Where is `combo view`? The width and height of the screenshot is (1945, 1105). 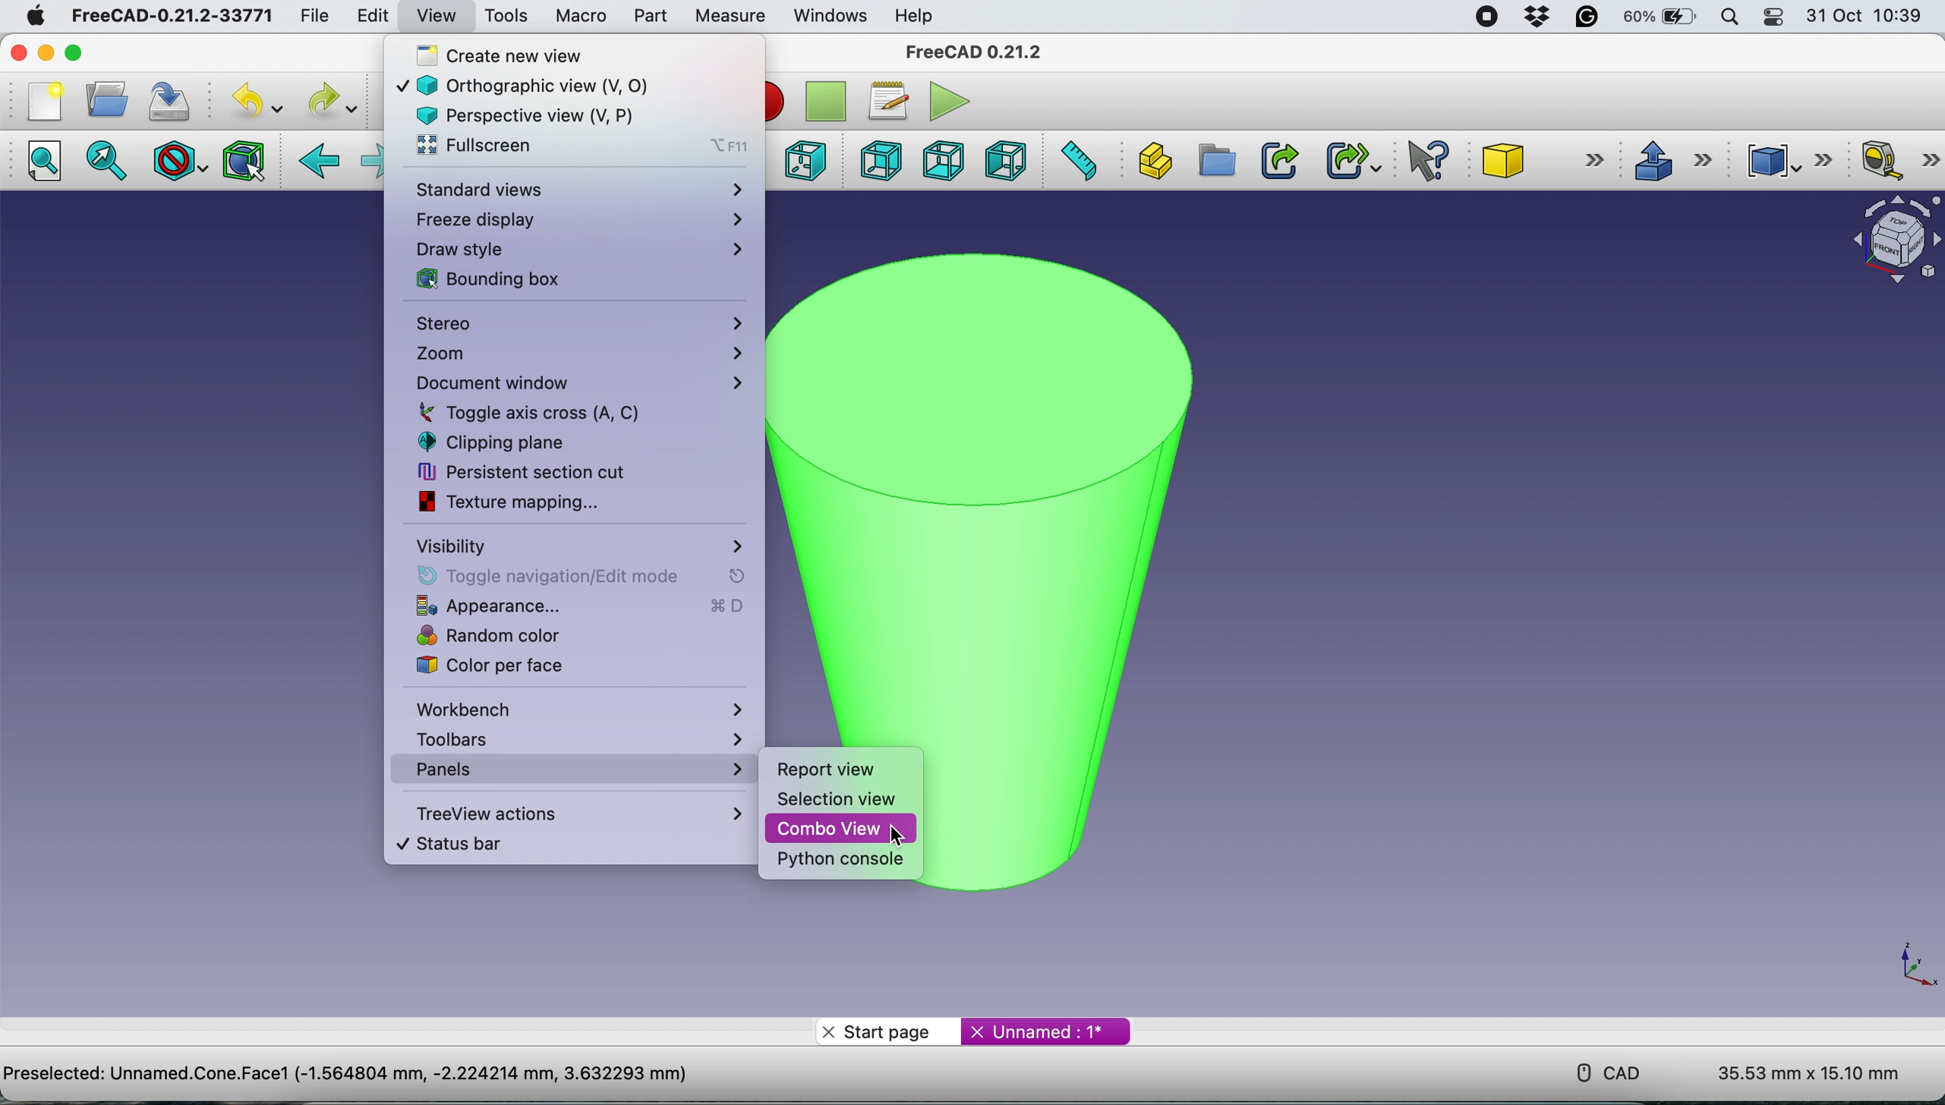 combo view is located at coordinates (841, 830).